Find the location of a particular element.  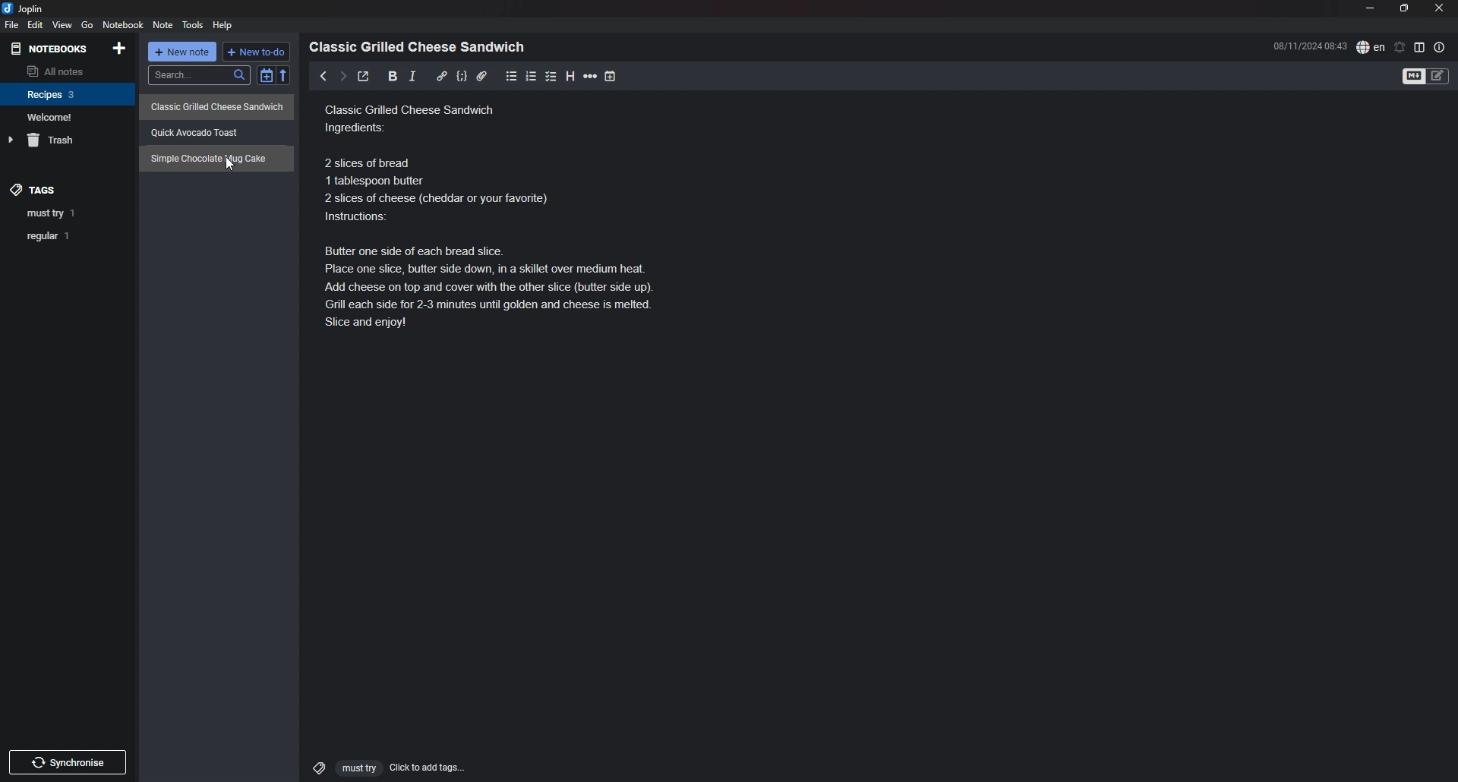

toggle editor layout is located at coordinates (1420, 47).